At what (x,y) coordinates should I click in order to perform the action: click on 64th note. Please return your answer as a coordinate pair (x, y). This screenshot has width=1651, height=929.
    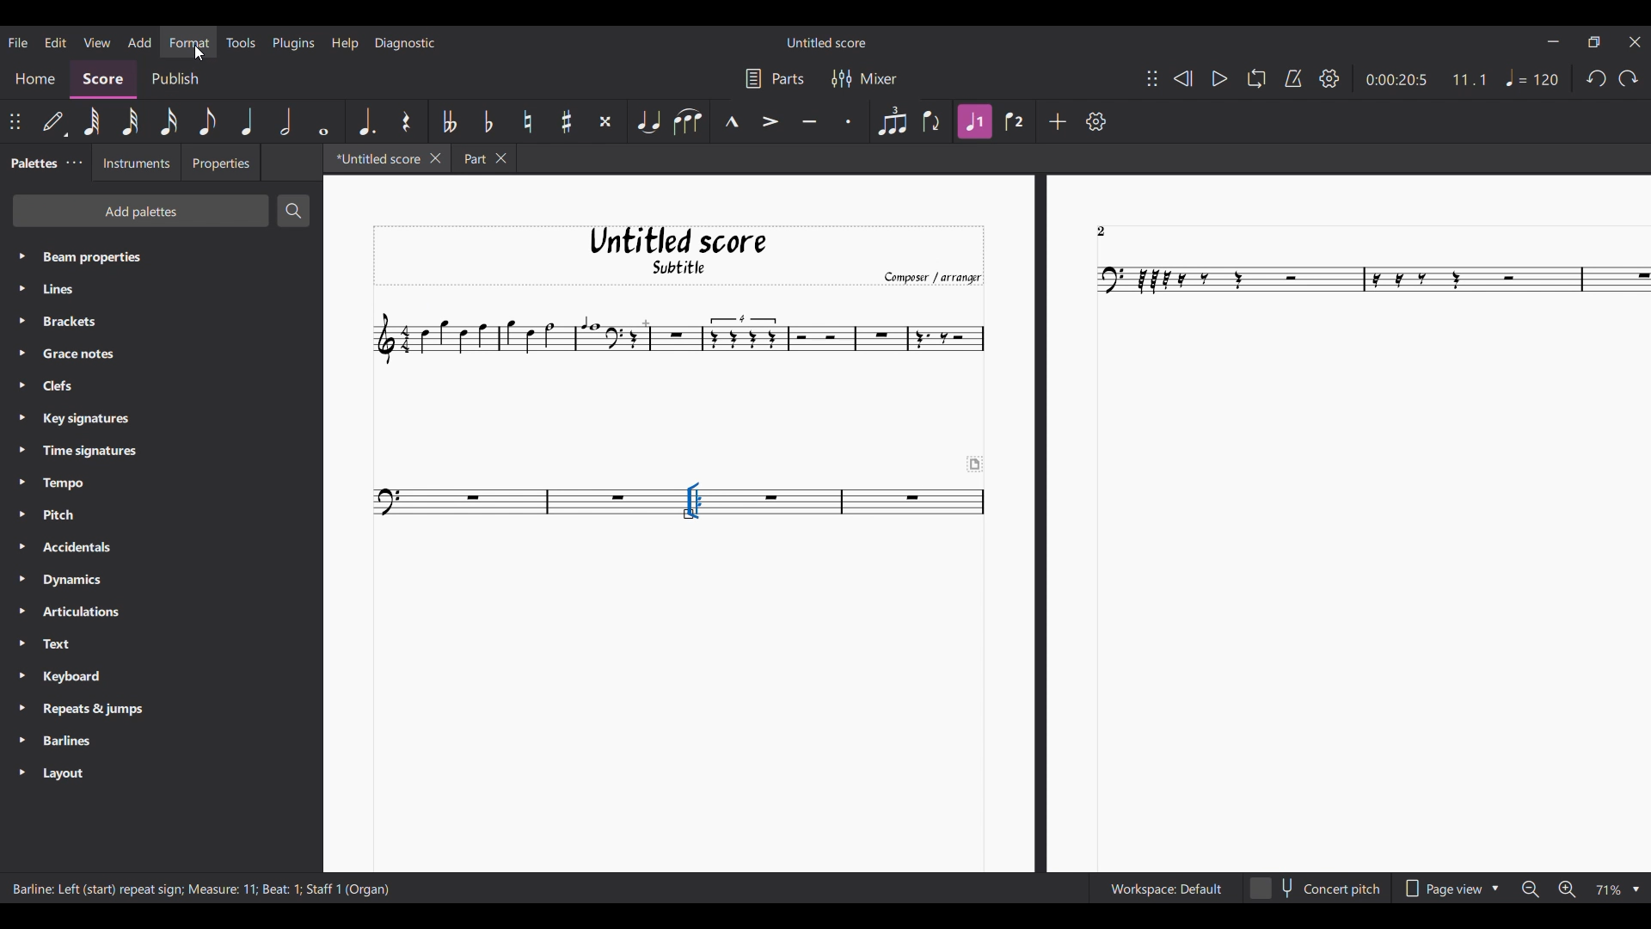
    Looking at the image, I should click on (91, 121).